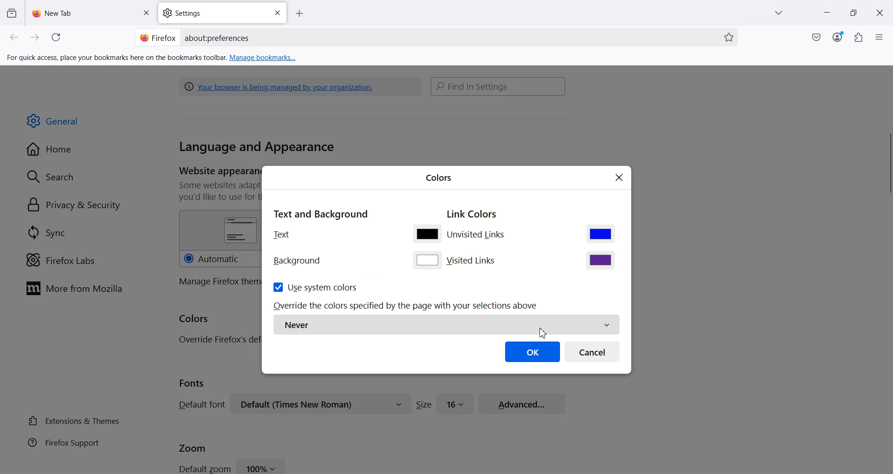 The image size is (893, 474). I want to click on Never , so click(446, 325).